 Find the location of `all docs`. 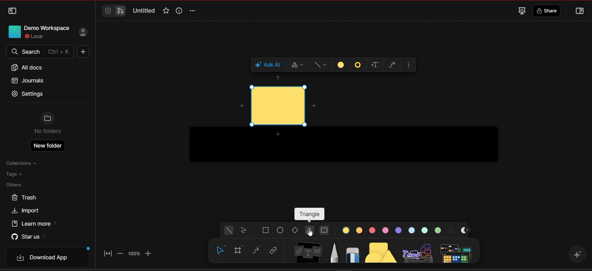

all docs is located at coordinates (29, 68).